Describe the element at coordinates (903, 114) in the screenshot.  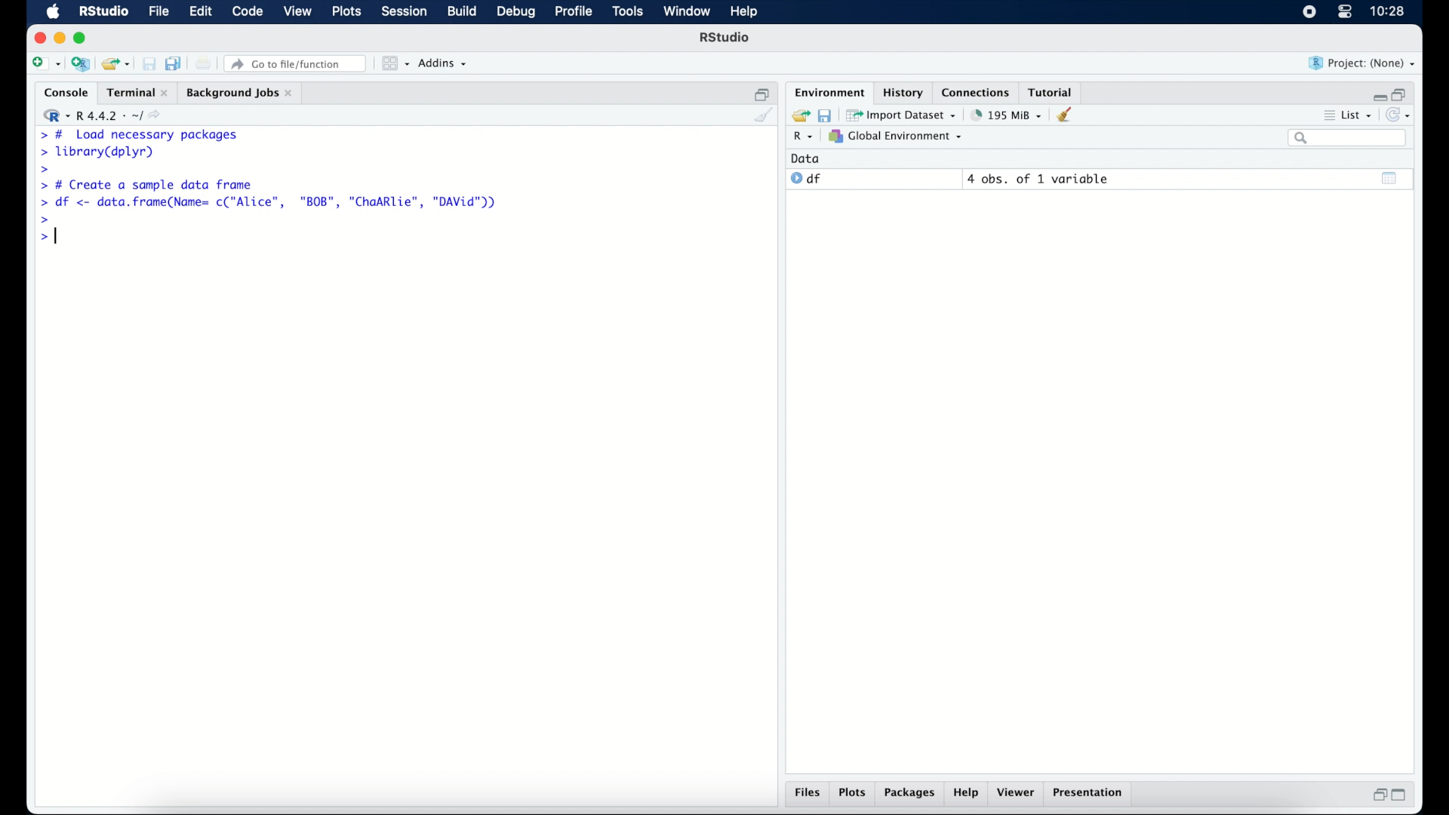
I see `import dataset` at that location.